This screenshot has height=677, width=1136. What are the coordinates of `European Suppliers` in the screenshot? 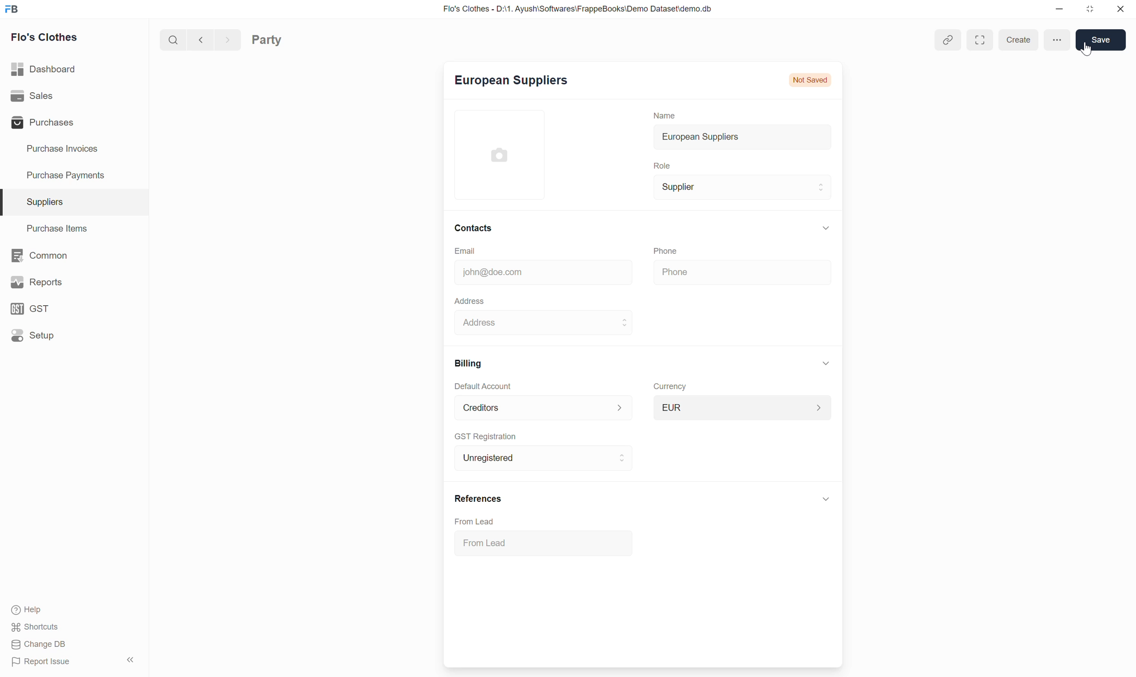 It's located at (508, 83).